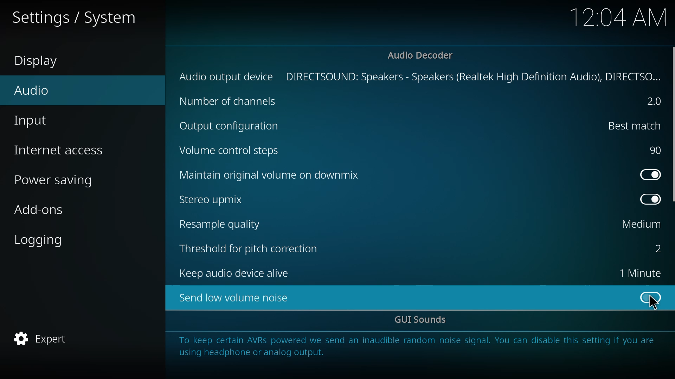 The image size is (675, 379). I want to click on best match, so click(633, 126).